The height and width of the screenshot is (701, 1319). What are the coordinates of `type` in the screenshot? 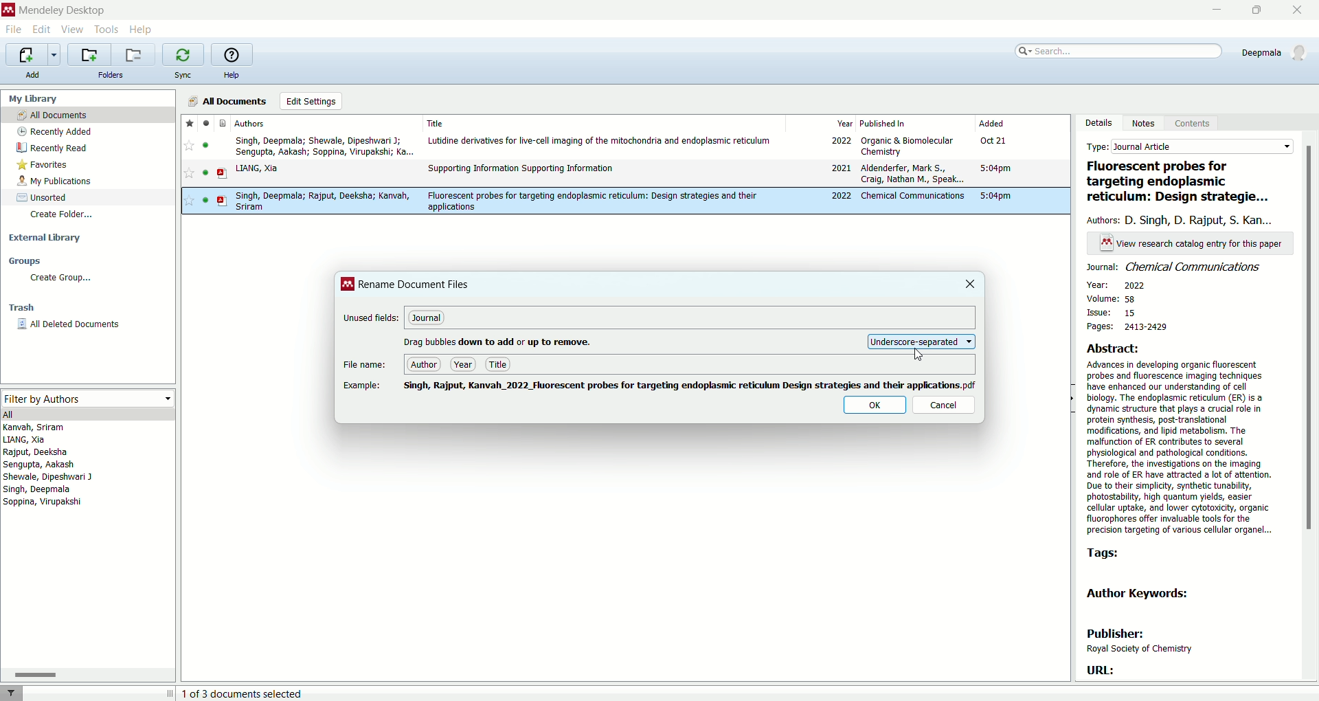 It's located at (1191, 147).